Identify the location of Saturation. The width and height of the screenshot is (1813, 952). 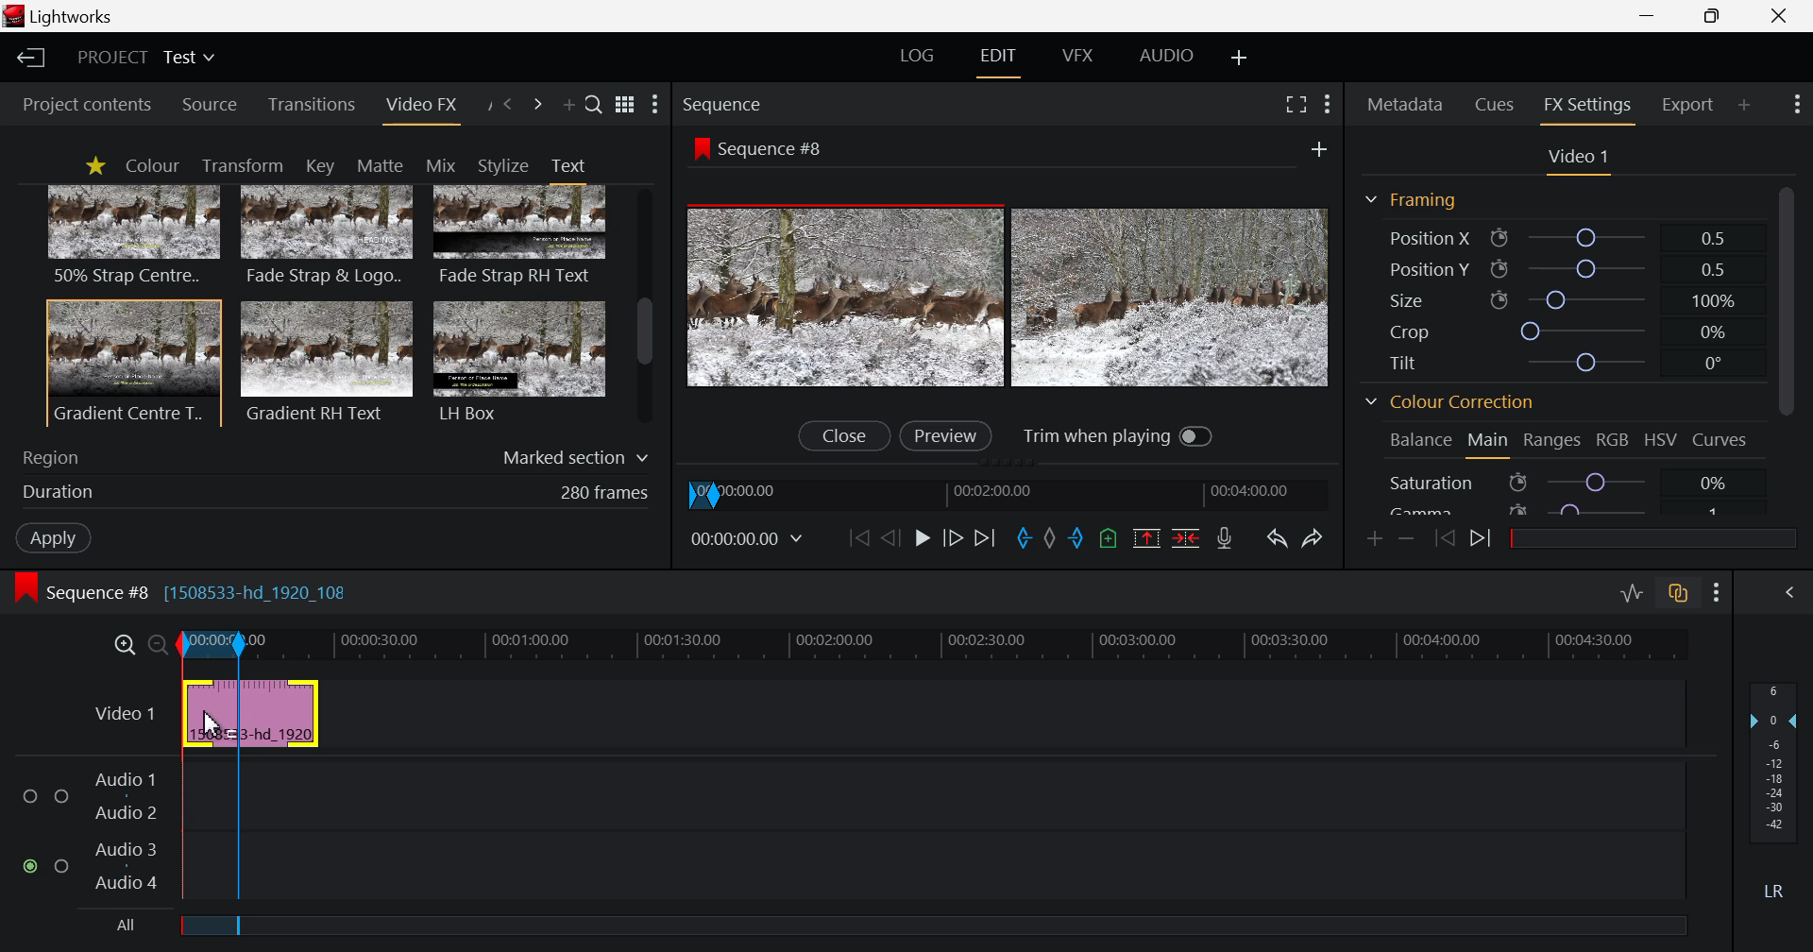
(1556, 482).